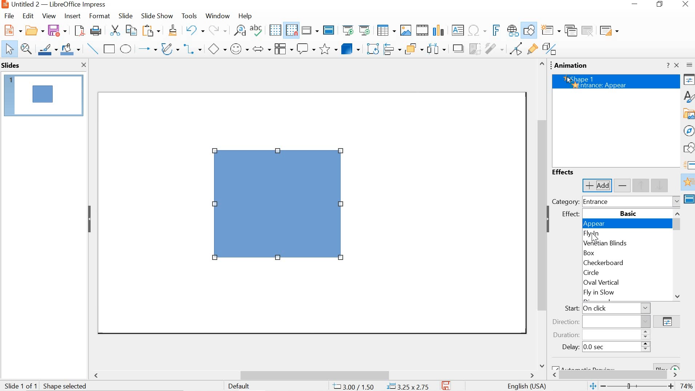  What do you see at coordinates (243, 387) in the screenshot?
I see `default` at bounding box center [243, 387].